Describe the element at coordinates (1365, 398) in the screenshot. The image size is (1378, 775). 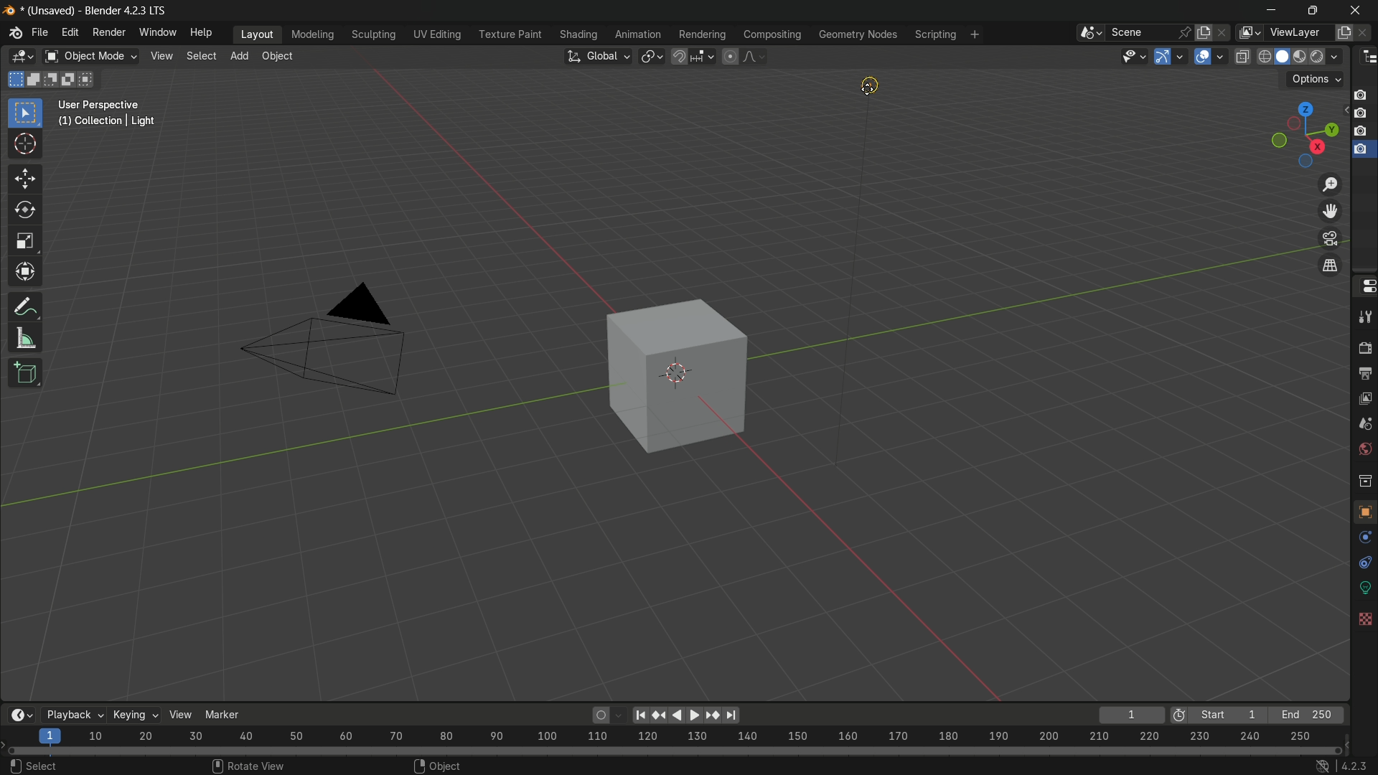
I see `view layer` at that location.